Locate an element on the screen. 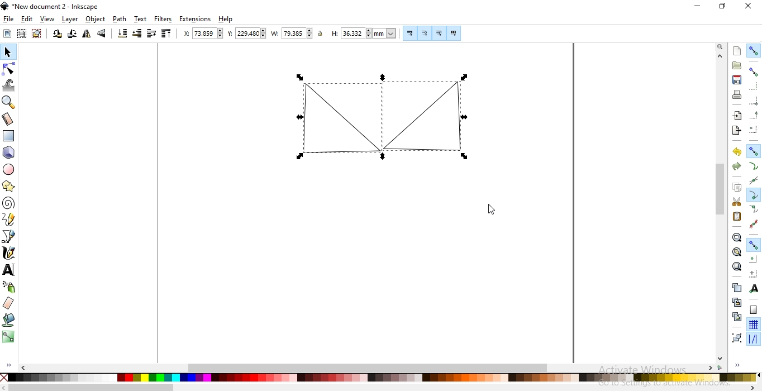  rotate 90 clockwise is located at coordinates (73, 34).